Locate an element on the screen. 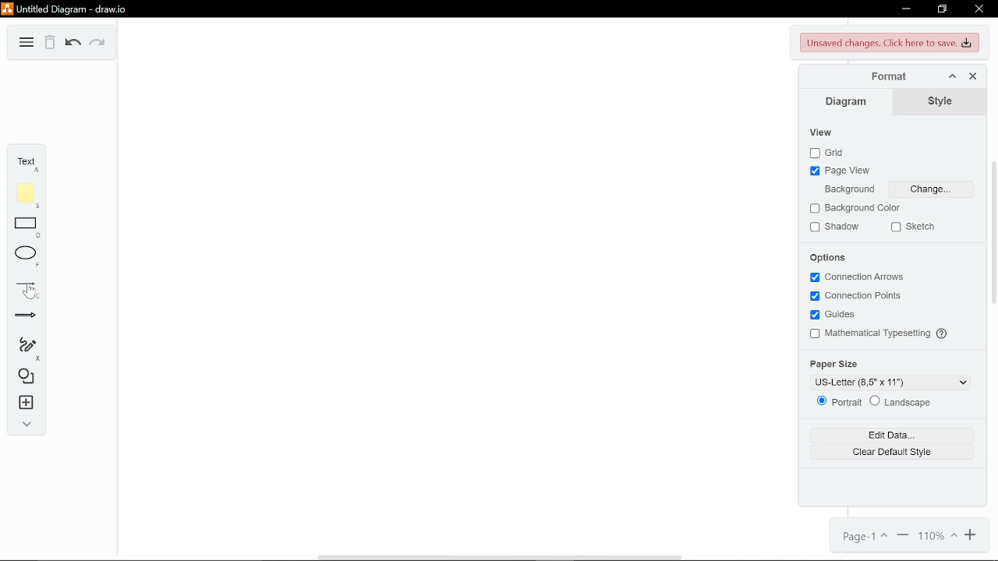  Text is located at coordinates (25, 162).